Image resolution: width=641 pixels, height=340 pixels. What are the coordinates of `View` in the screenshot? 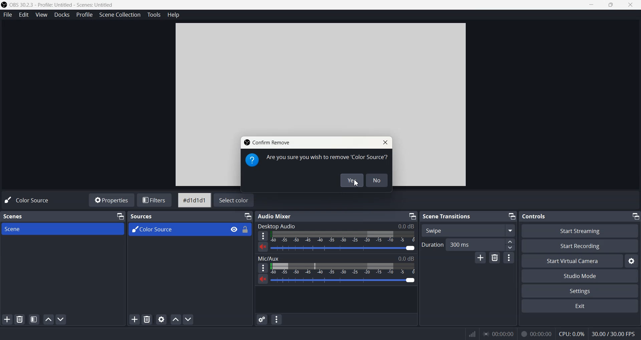 It's located at (41, 15).